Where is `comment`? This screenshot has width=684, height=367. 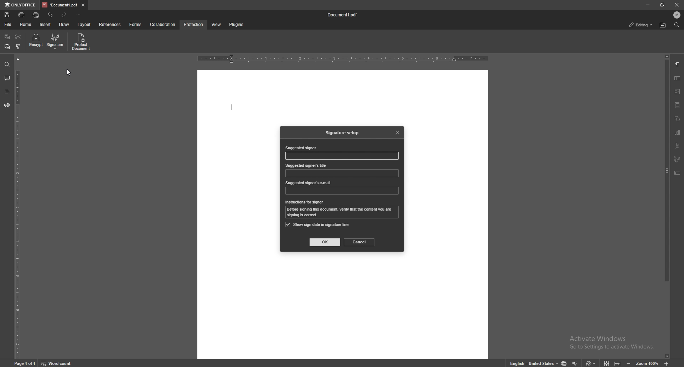 comment is located at coordinates (6, 78).